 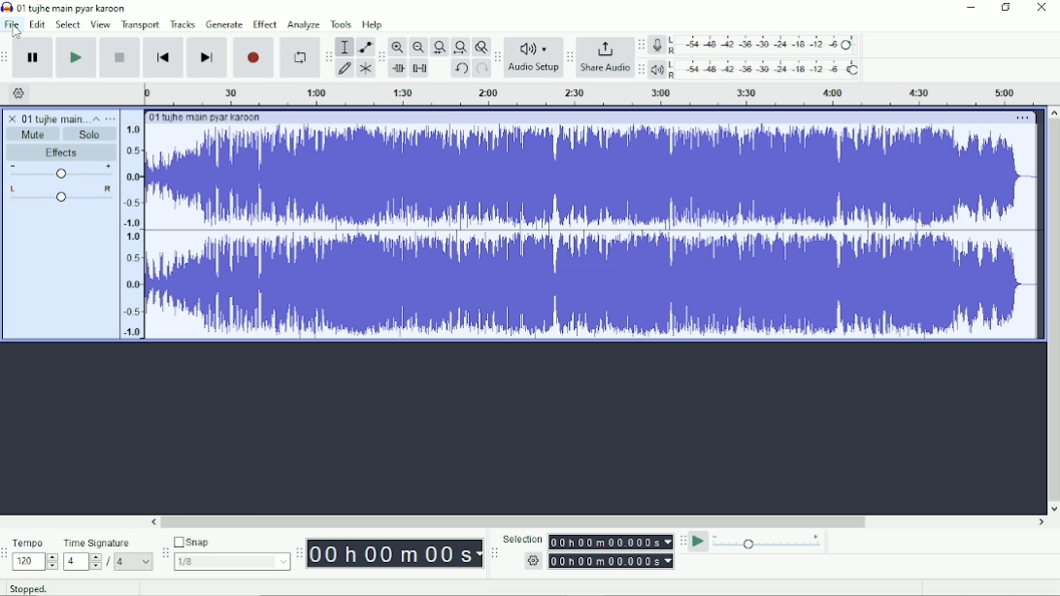 What do you see at coordinates (165, 553) in the screenshot?
I see `Audacity snapping toolbar` at bounding box center [165, 553].